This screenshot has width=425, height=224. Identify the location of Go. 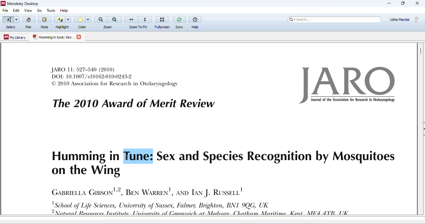
(40, 11).